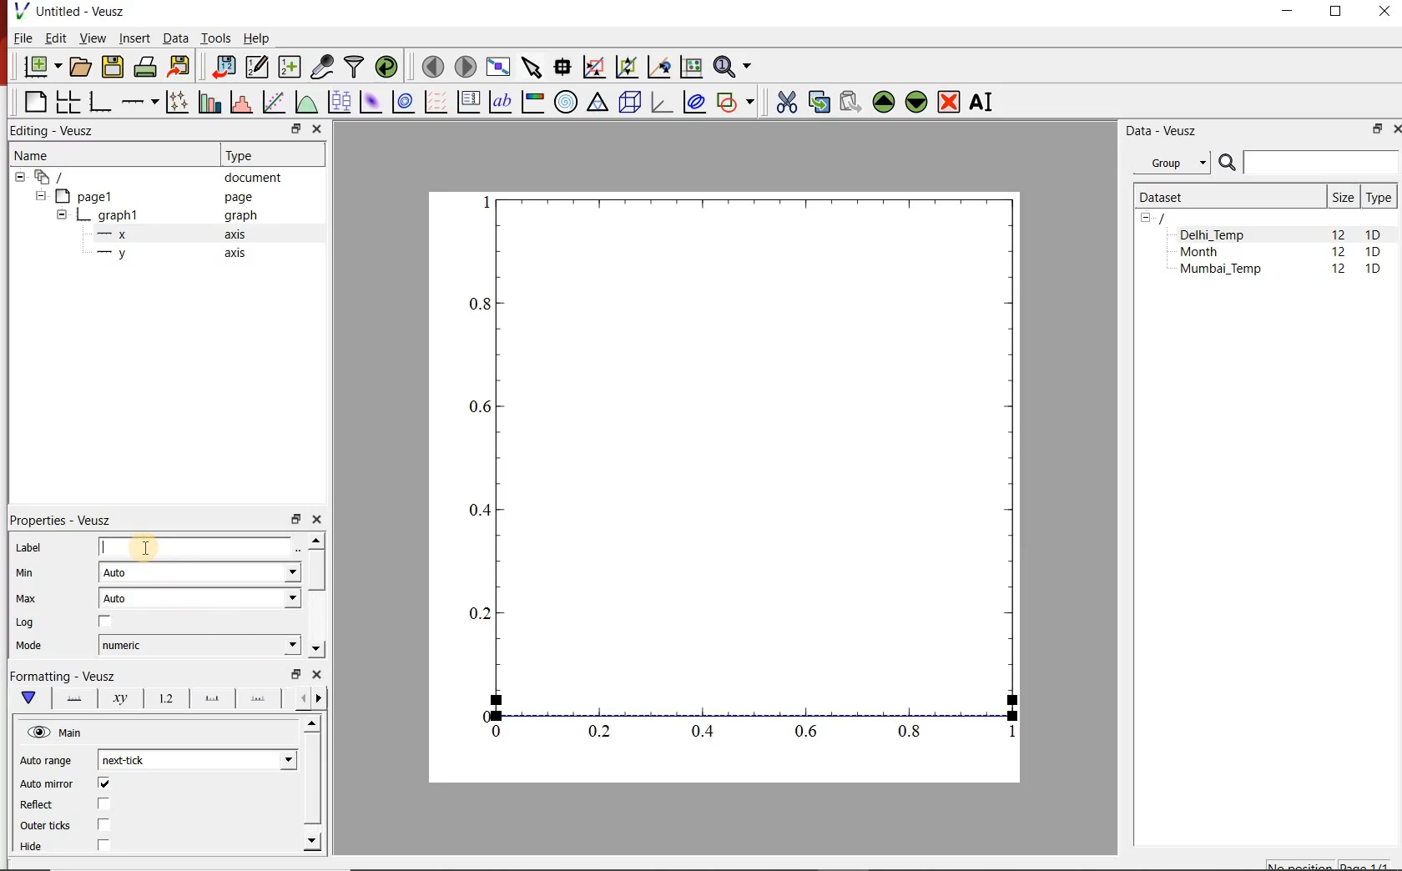 The width and height of the screenshot is (1402, 871). What do you see at coordinates (567, 103) in the screenshot?
I see `polar graph` at bounding box center [567, 103].